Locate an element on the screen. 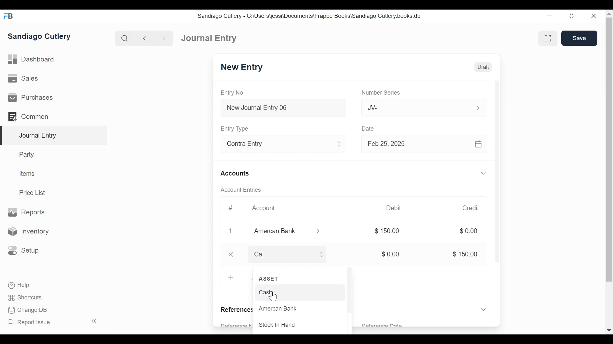 The image size is (613, 344). Journal Entry is located at coordinates (209, 38).